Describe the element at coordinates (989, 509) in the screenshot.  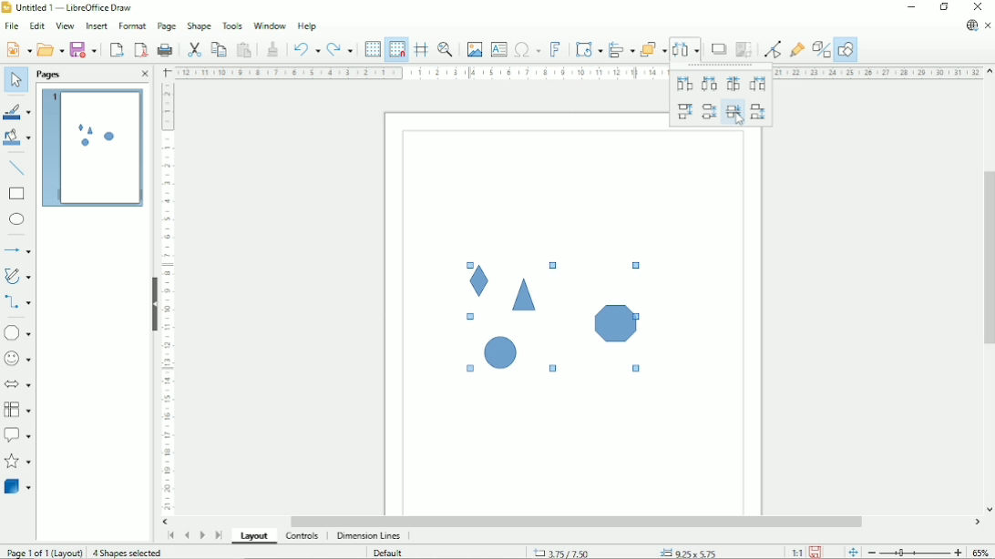
I see `Vertical scroll button` at that location.